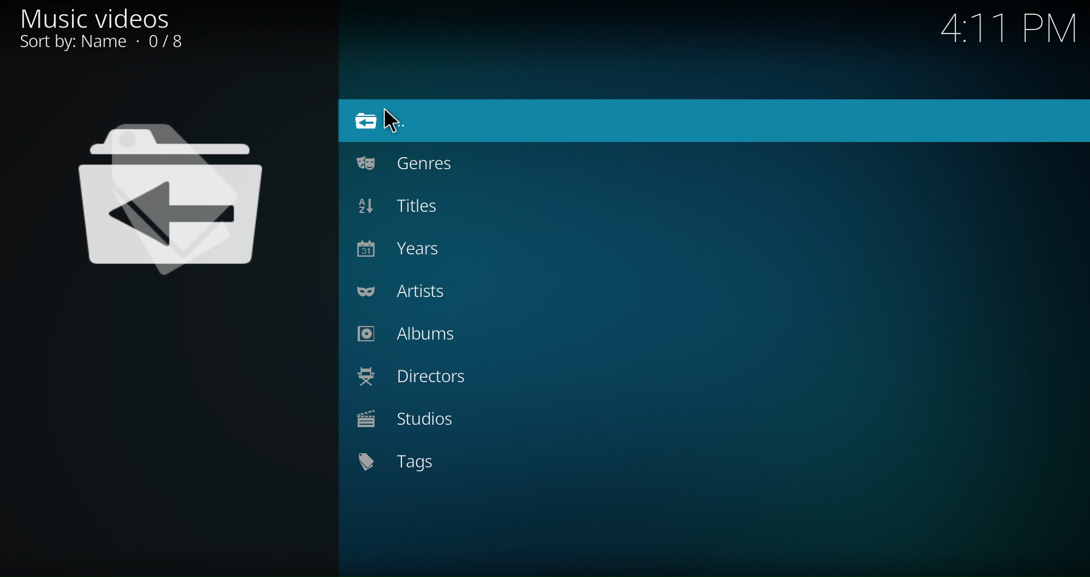 Image resolution: width=1090 pixels, height=577 pixels. Describe the element at coordinates (450, 119) in the screenshot. I see `Go to files` at that location.